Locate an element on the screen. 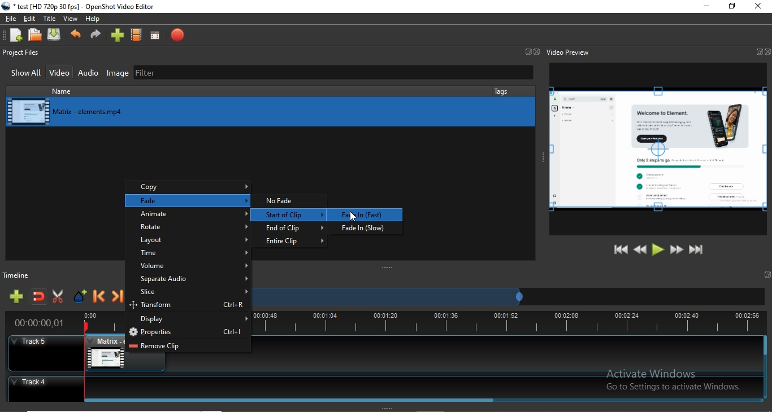 Image resolution: width=772 pixels, height=412 pixels. Add track is located at coordinates (17, 296).